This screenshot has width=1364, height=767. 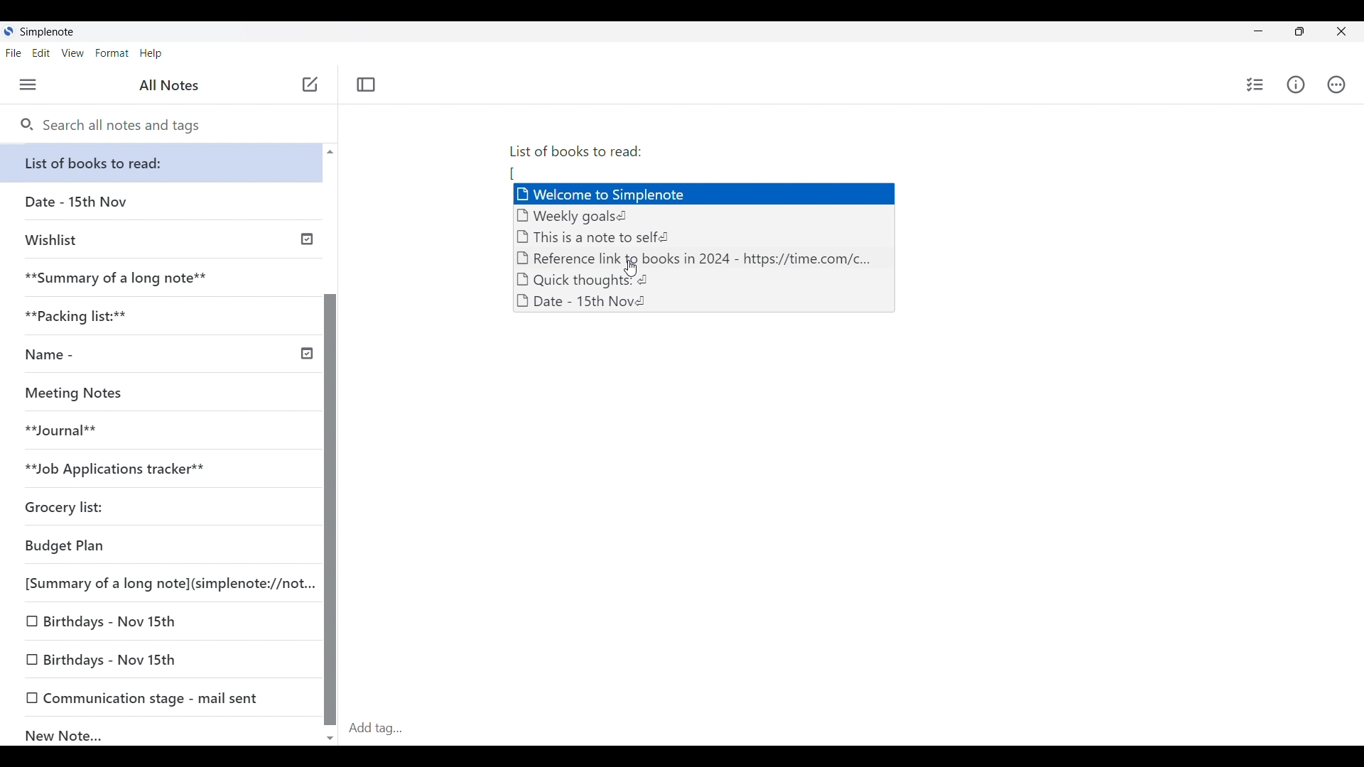 What do you see at coordinates (366, 85) in the screenshot?
I see `Toggle focus mode` at bounding box center [366, 85].